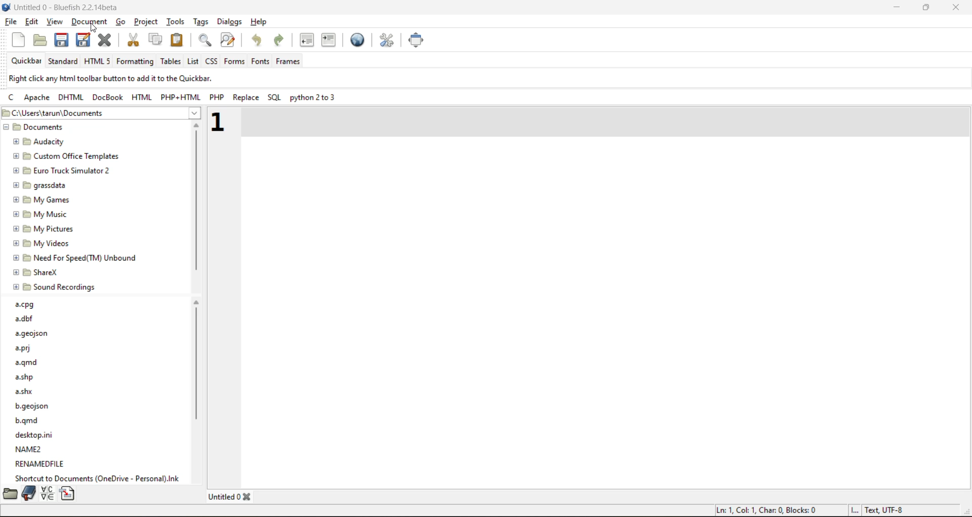 This screenshot has width=972, height=517. I want to click on custom office templates, so click(67, 156).